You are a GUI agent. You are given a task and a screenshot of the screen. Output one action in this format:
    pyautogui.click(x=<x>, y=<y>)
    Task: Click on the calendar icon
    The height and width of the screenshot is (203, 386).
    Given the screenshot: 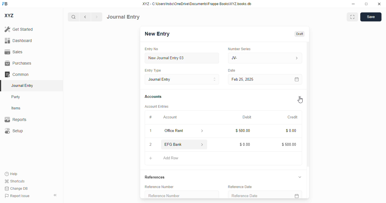 What is the action you would take?
    pyautogui.click(x=296, y=195)
    